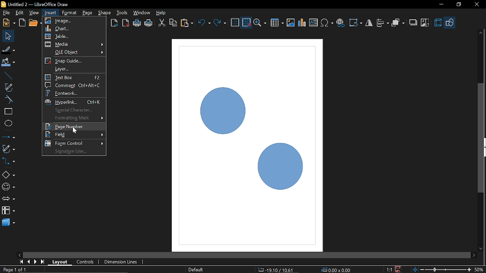  I want to click on Cut, so click(162, 24).